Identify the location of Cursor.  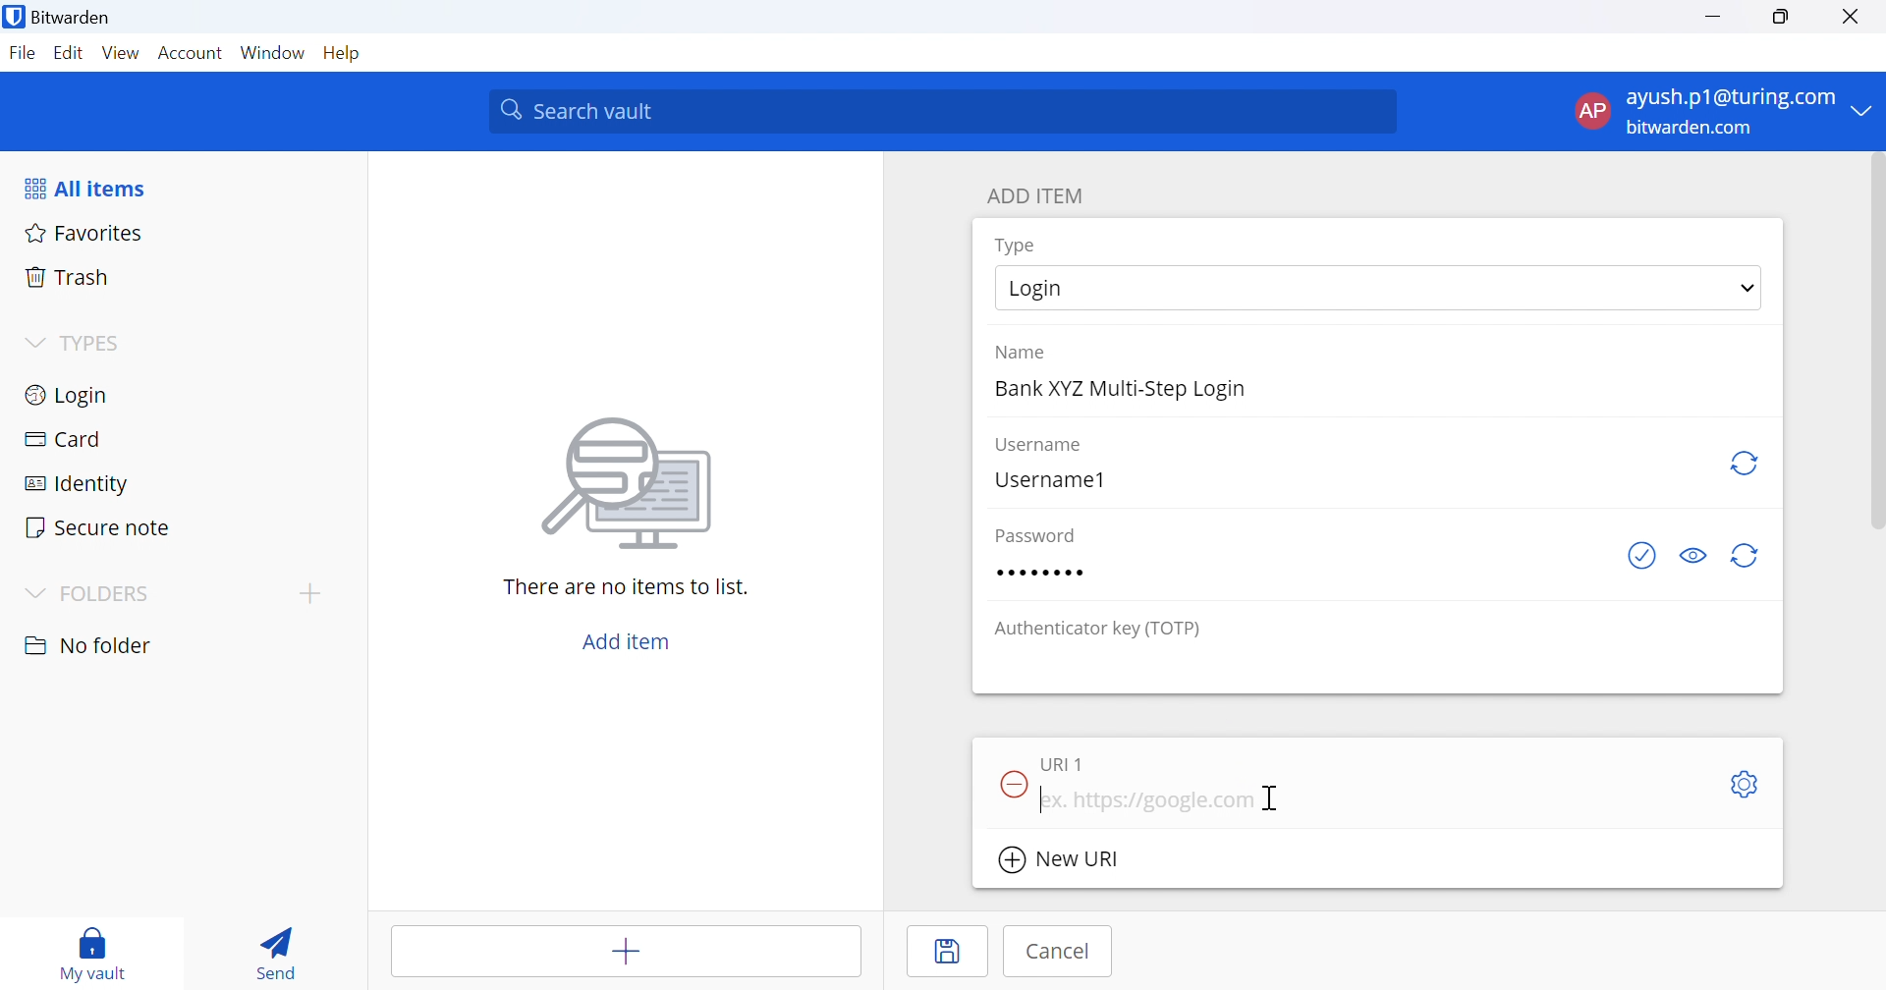
(1264, 797).